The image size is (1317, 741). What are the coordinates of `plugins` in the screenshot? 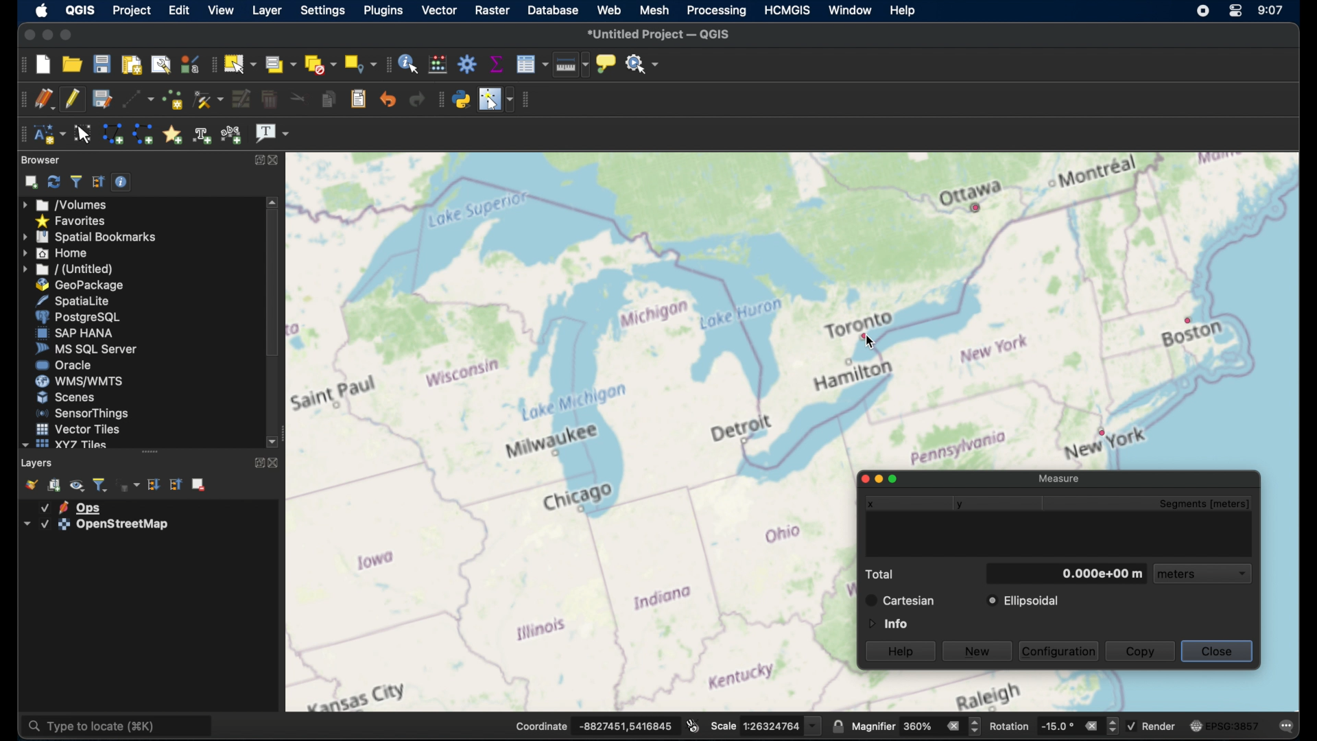 It's located at (382, 11).